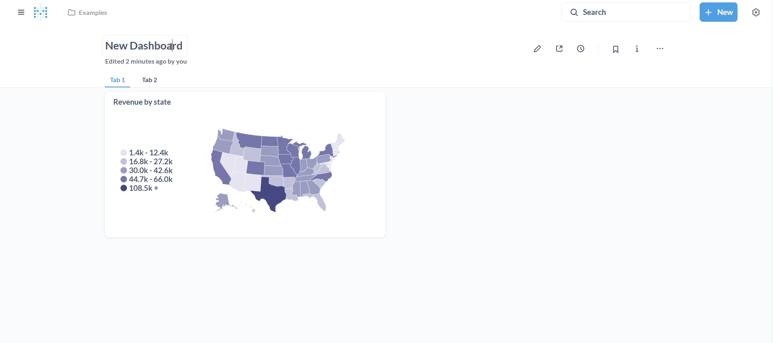 This screenshot has width=773, height=343. Describe the element at coordinates (660, 50) in the screenshot. I see `move,trash and more` at that location.